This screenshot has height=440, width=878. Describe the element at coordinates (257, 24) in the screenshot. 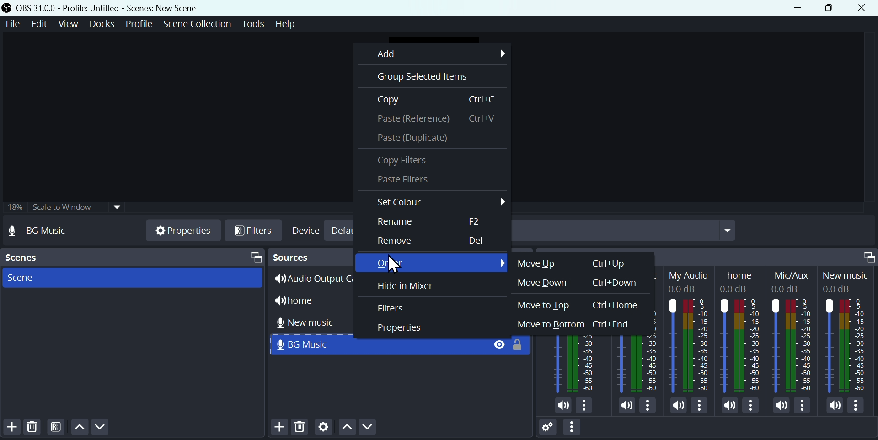

I see `Tools` at that location.